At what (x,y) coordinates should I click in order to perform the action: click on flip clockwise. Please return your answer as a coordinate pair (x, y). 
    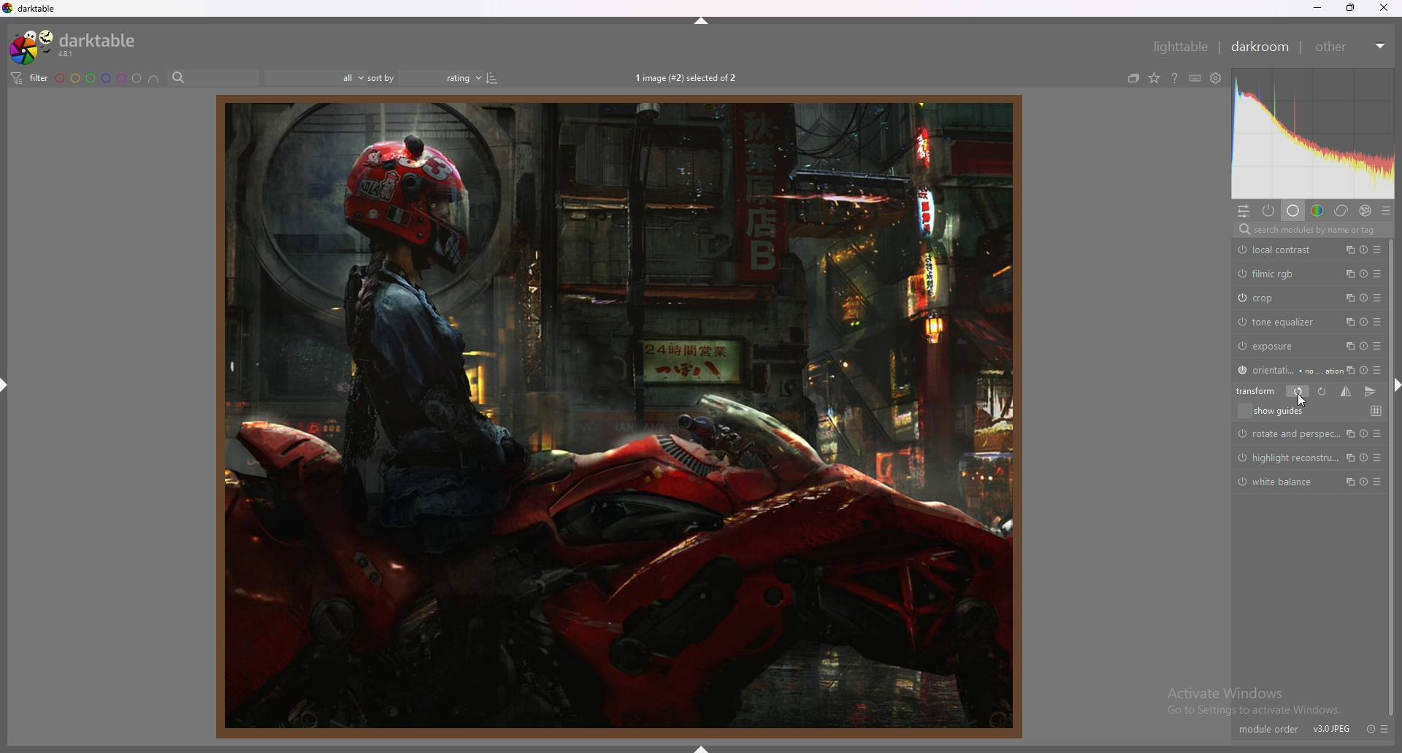
    Looking at the image, I should click on (1321, 392).